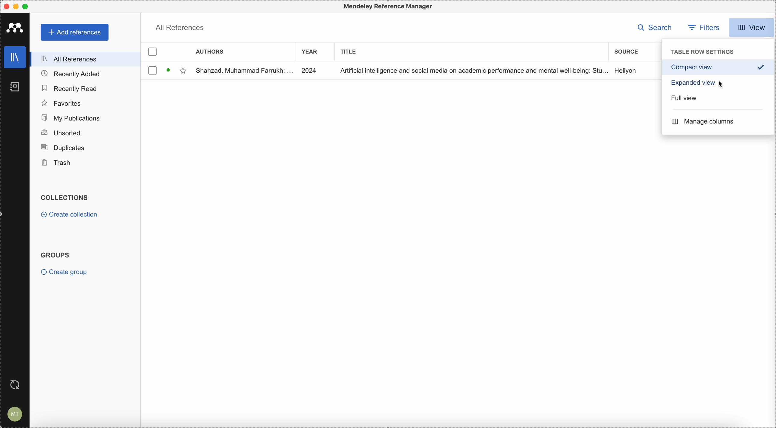 Image resolution: width=776 pixels, height=428 pixels. Describe the element at coordinates (718, 67) in the screenshot. I see `compact view` at that location.